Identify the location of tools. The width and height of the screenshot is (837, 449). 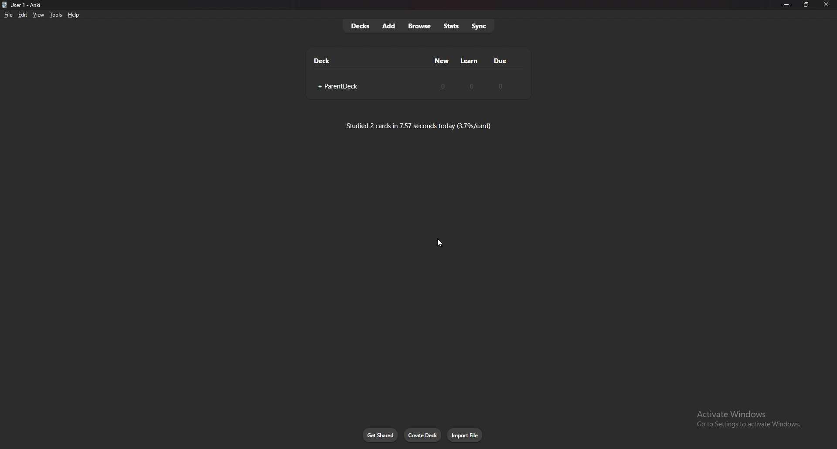
(56, 15).